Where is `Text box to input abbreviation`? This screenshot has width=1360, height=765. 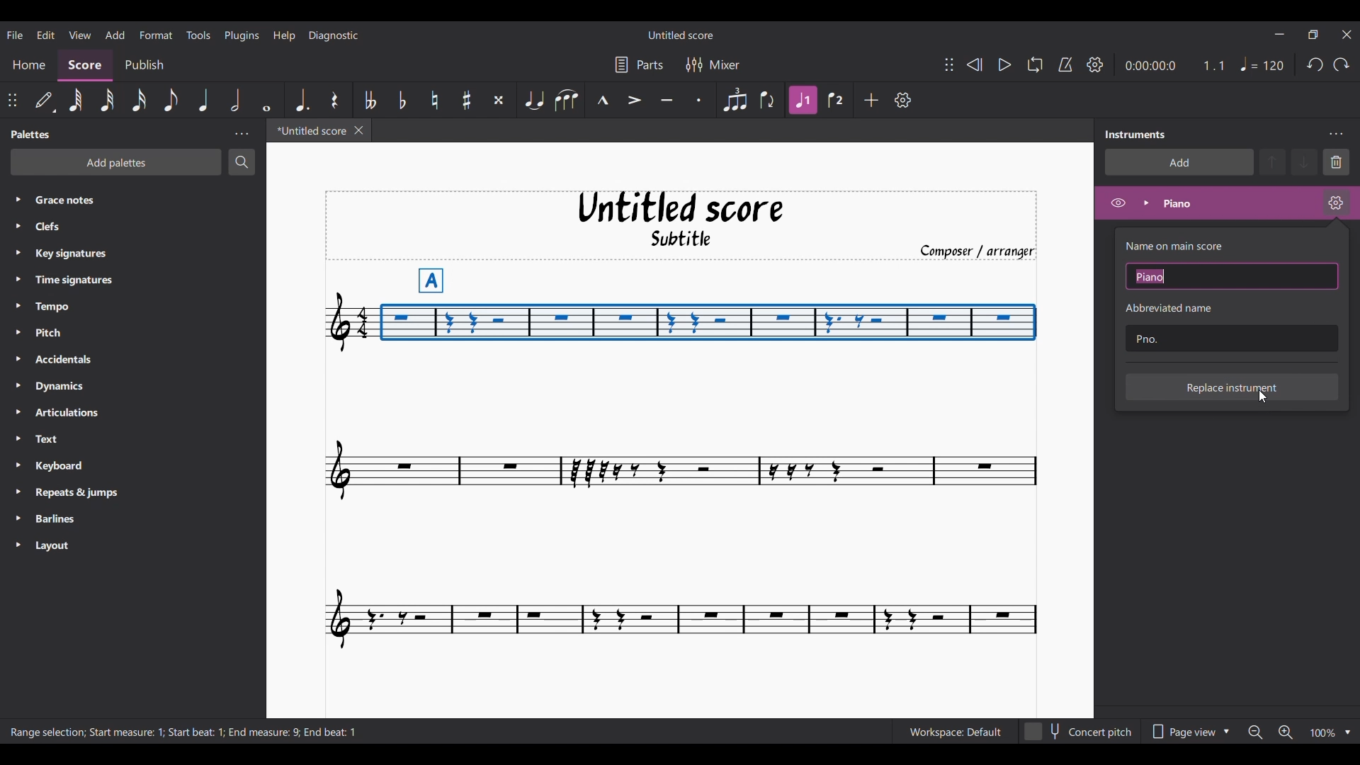 Text box to input abbreviation is located at coordinates (1232, 339).